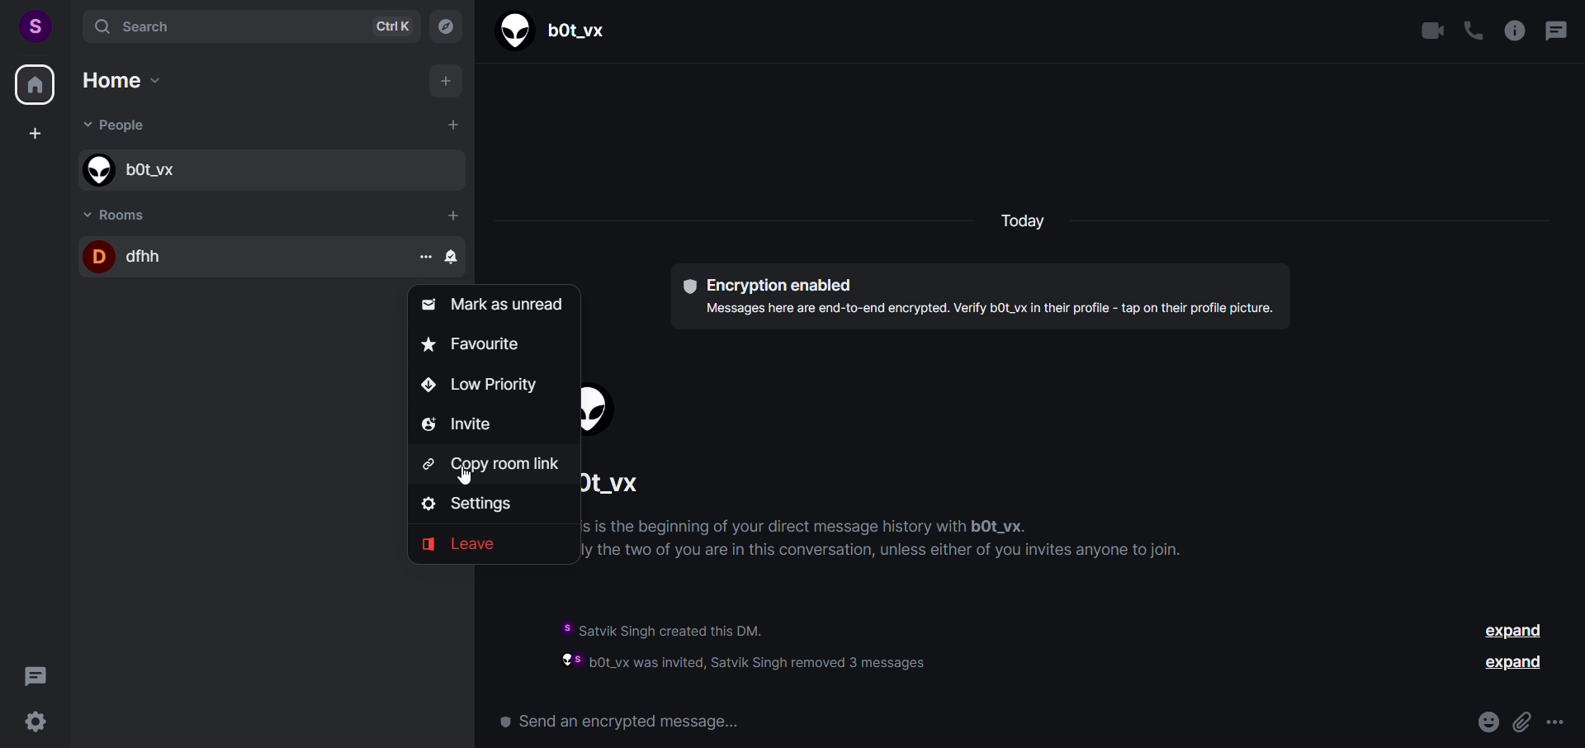  Describe the element at coordinates (781, 642) in the screenshot. I see `information` at that location.